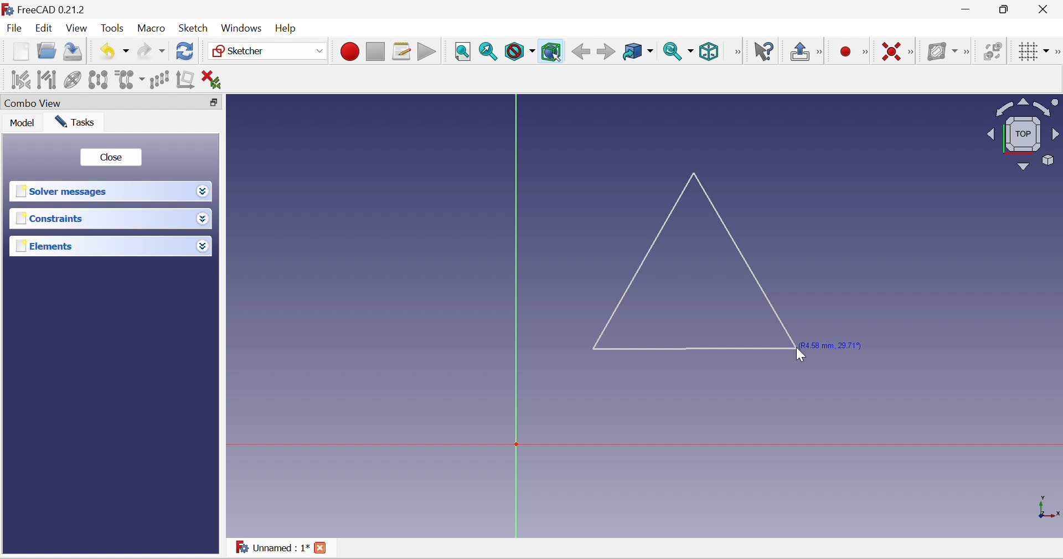 The image size is (1063, 559). I want to click on Show/hide B-spline information layer, so click(942, 52).